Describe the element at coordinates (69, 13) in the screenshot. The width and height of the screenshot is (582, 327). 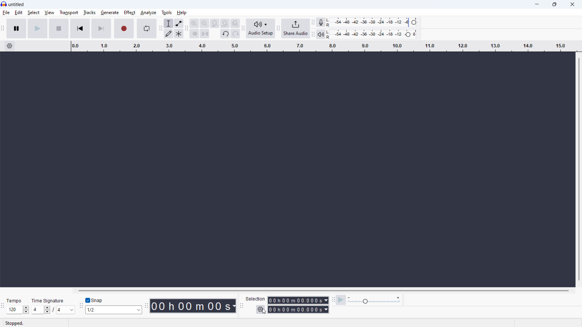
I see `transport` at that location.